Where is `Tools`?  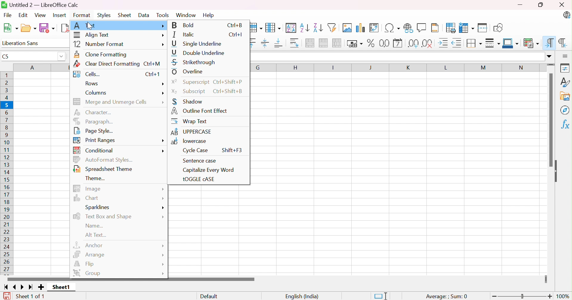
Tools is located at coordinates (165, 14).